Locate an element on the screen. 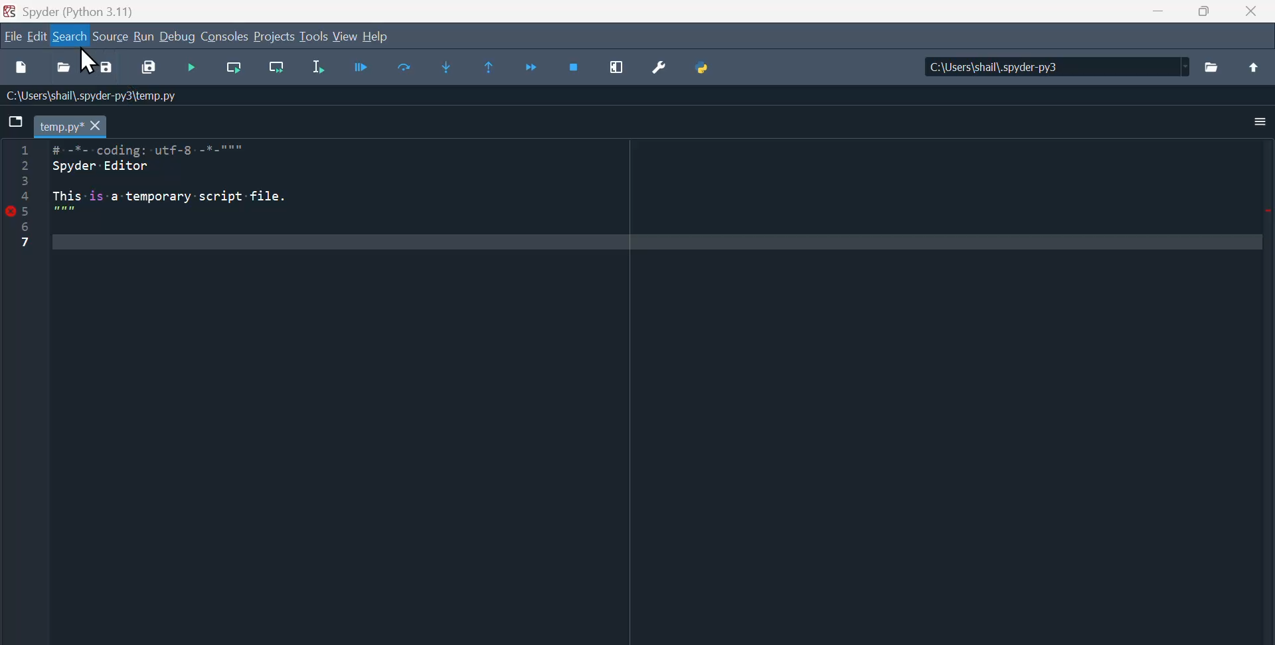 Image resolution: width=1275 pixels, height=645 pixels. Cursor on Search is located at coordinates (87, 64).